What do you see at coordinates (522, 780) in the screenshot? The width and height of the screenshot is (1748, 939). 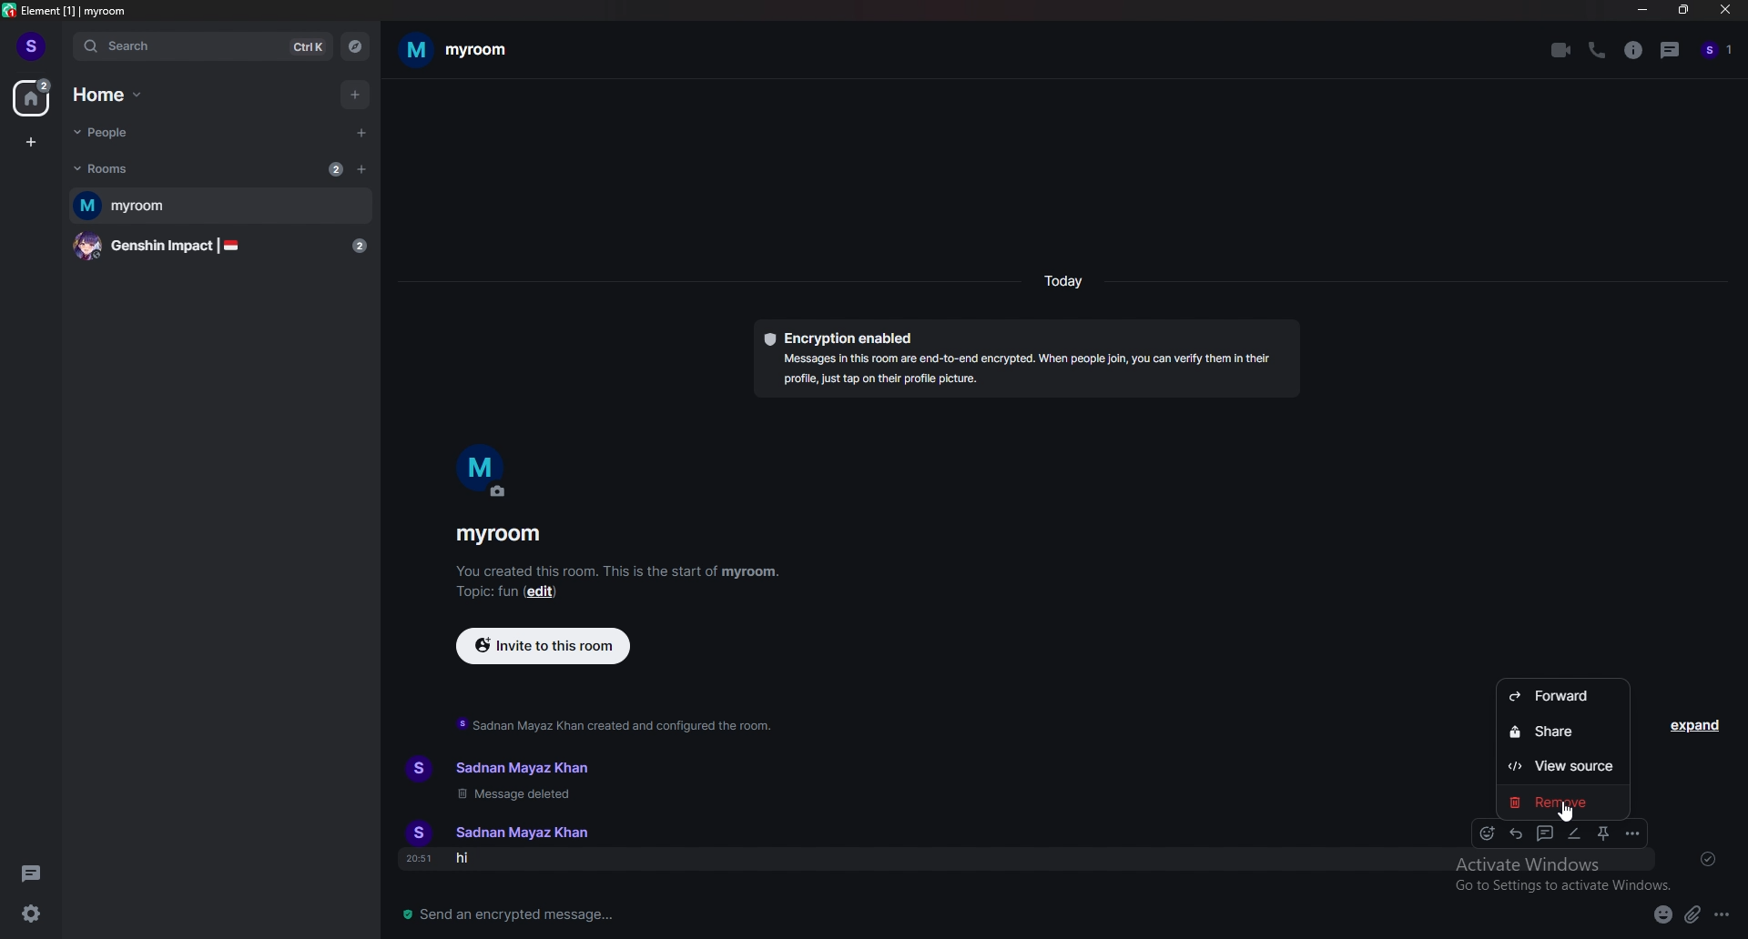 I see `sadan mayaz khan message deleted` at bounding box center [522, 780].